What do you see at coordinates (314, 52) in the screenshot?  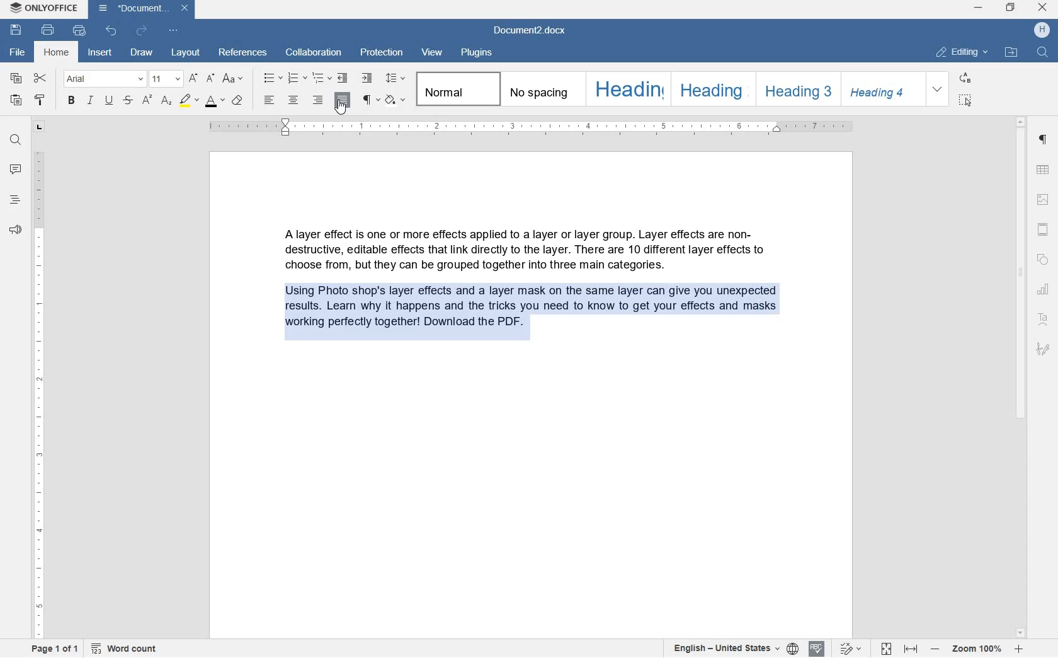 I see `COLLABORATION` at bounding box center [314, 52].